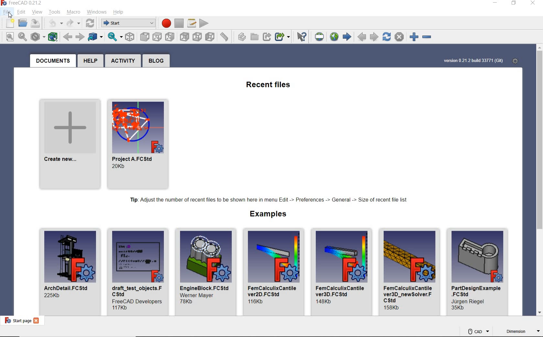 This screenshot has height=337, width=543. What do you see at coordinates (386, 36) in the screenshot?
I see `REFRESH WEBPAGE` at bounding box center [386, 36].